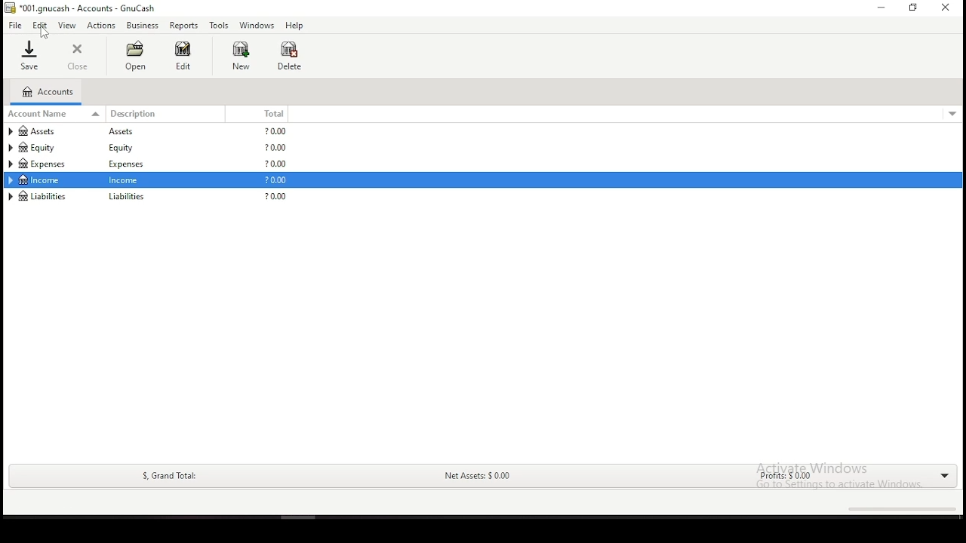  Describe the element at coordinates (51, 164) in the screenshot. I see `expenses` at that location.